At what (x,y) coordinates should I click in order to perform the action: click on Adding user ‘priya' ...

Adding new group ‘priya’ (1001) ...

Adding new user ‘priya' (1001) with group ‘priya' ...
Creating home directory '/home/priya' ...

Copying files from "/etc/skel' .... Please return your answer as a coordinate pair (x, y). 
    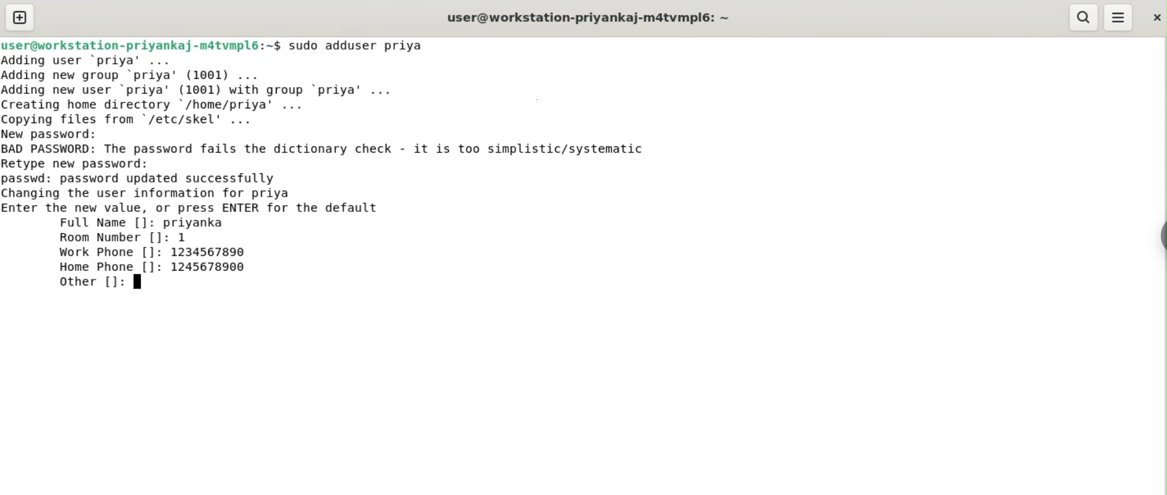
    Looking at the image, I should click on (204, 90).